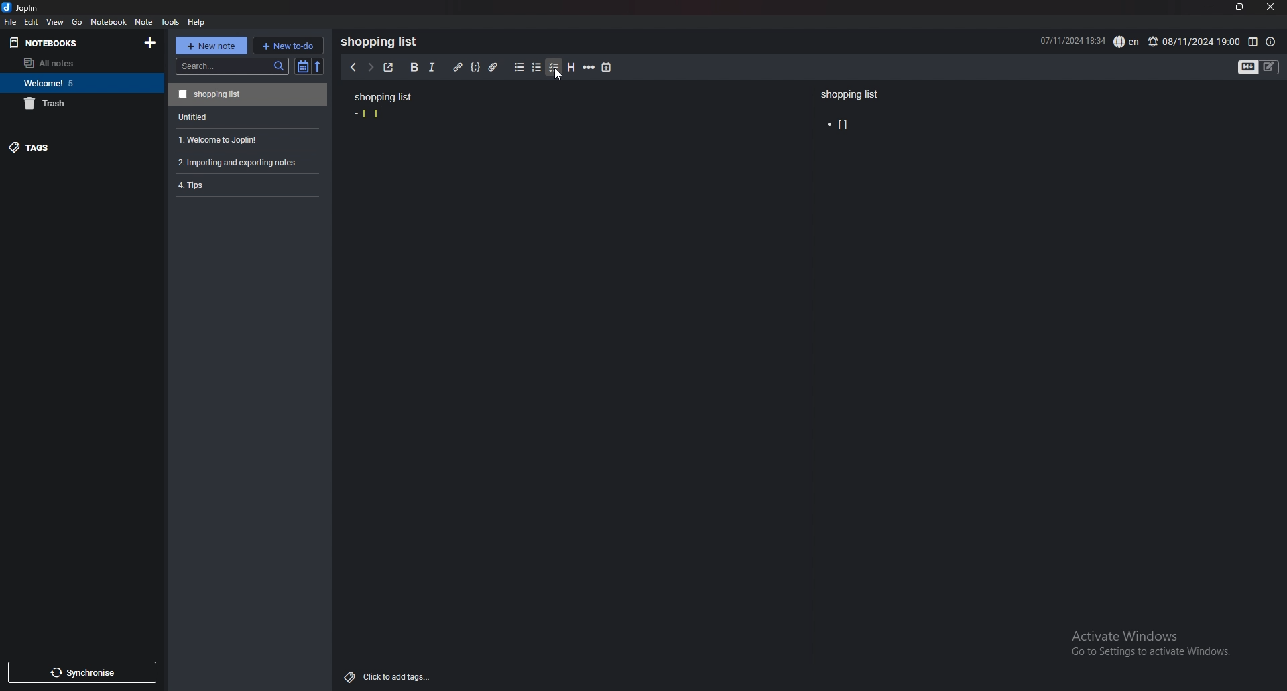 Image resolution: width=1287 pixels, height=691 pixels. I want to click on numbered list, so click(537, 68).